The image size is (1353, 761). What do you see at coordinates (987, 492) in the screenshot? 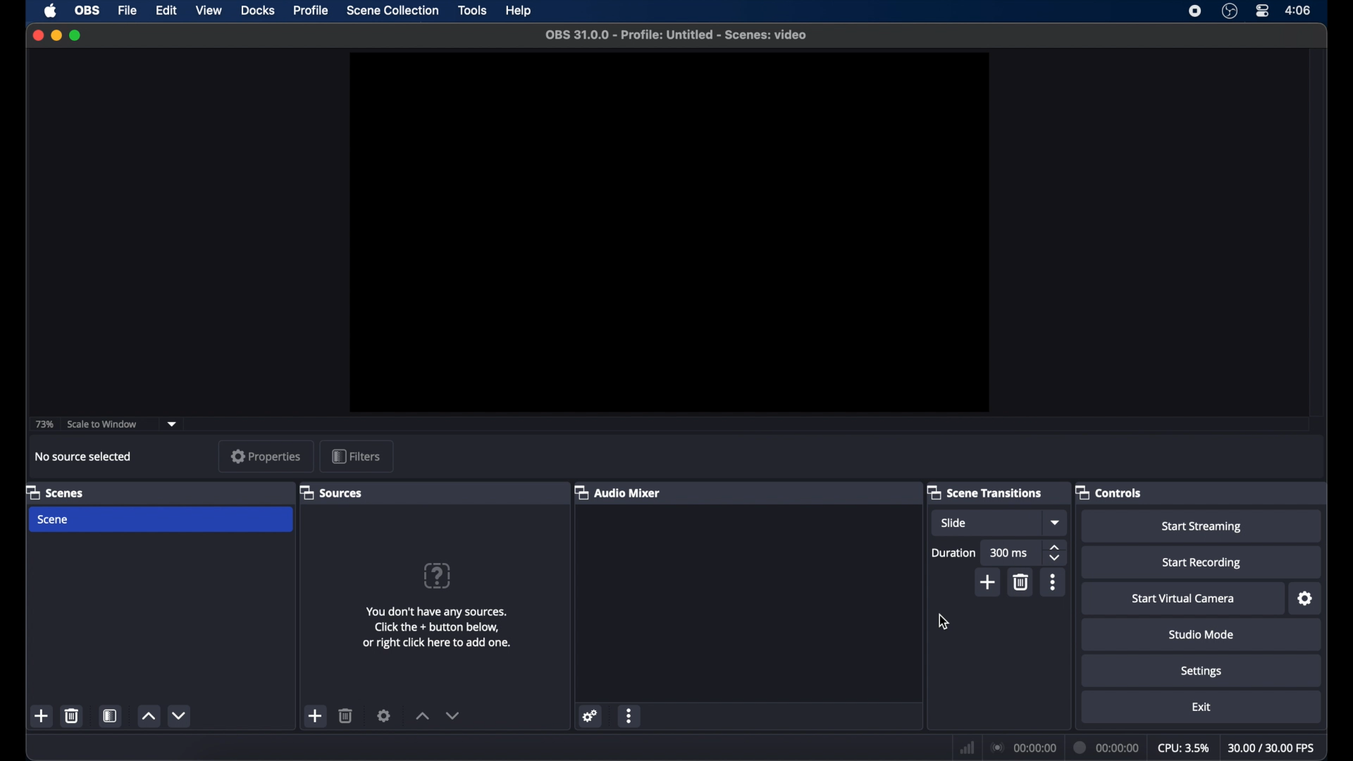
I see `scene transitions` at bounding box center [987, 492].